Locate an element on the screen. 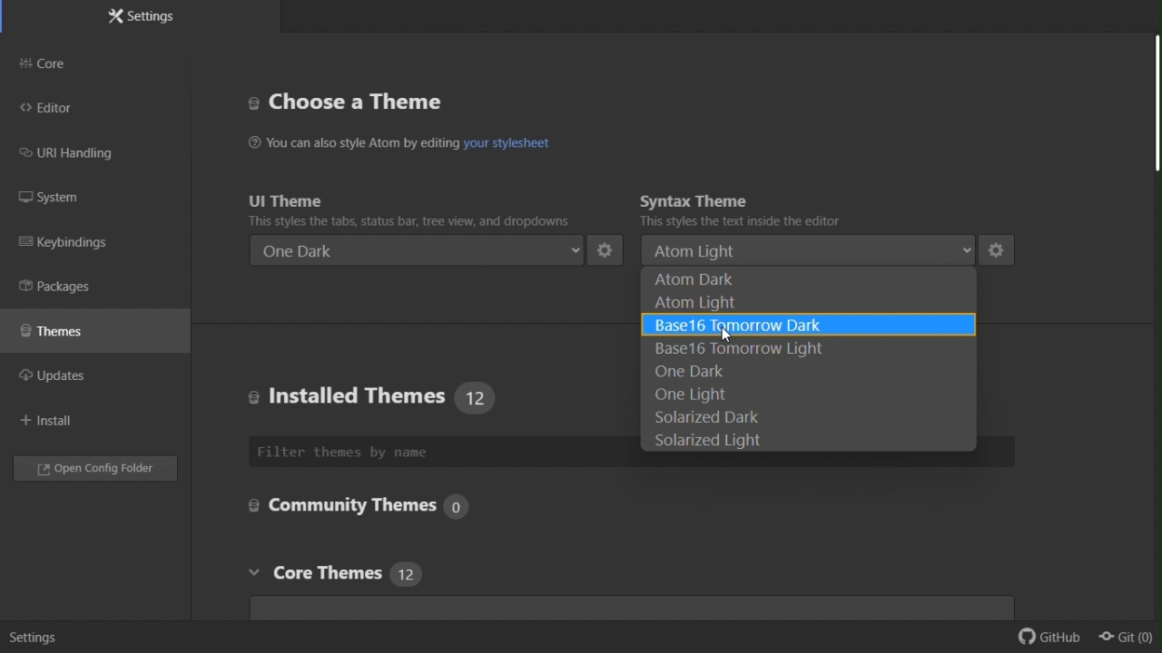 This screenshot has width=1162, height=653. atom light is located at coordinates (809, 251).